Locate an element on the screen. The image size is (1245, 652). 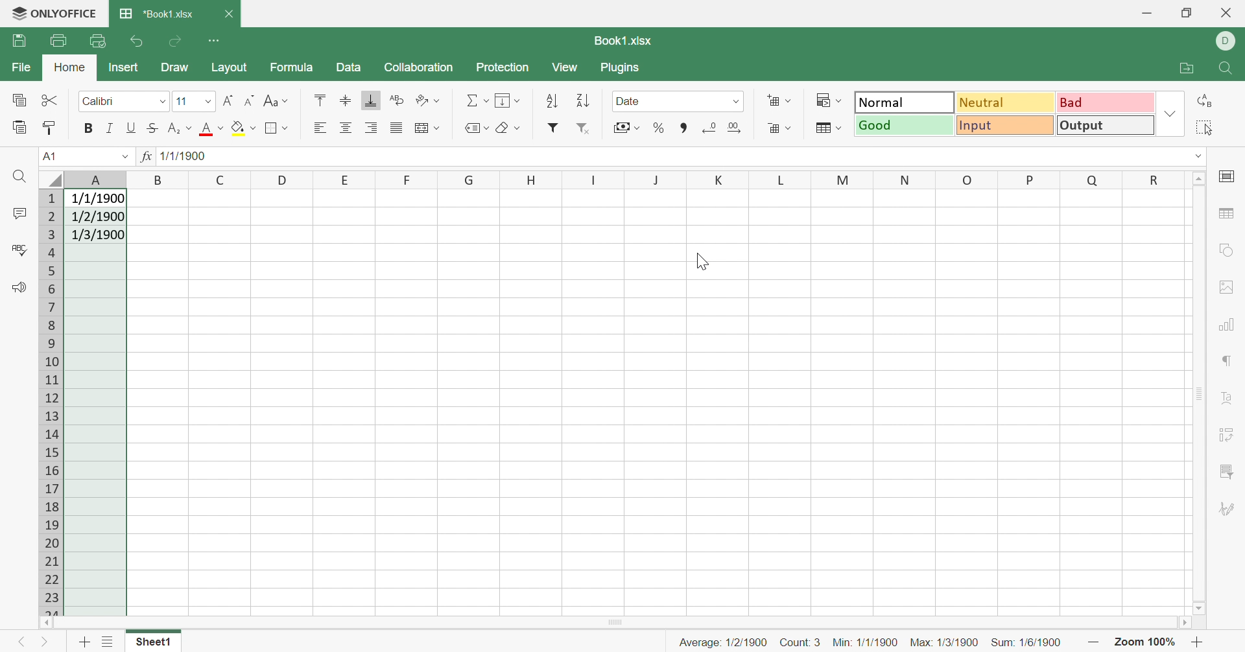
Bold is located at coordinates (90, 126).